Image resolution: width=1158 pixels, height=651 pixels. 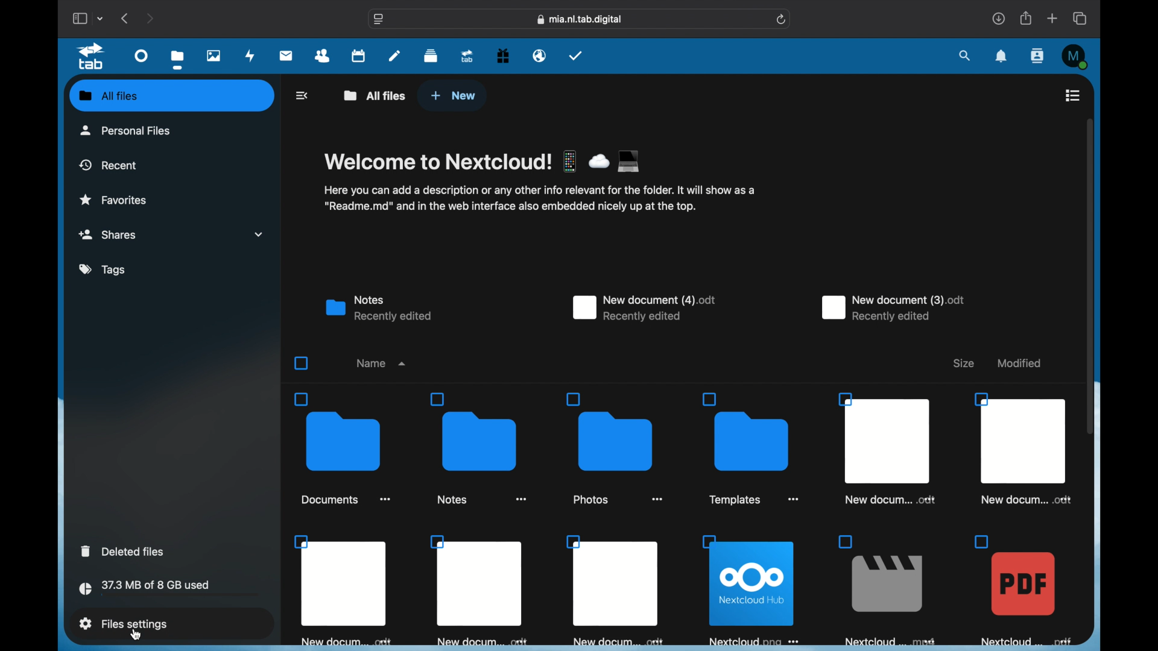 What do you see at coordinates (177, 60) in the screenshot?
I see `files` at bounding box center [177, 60].